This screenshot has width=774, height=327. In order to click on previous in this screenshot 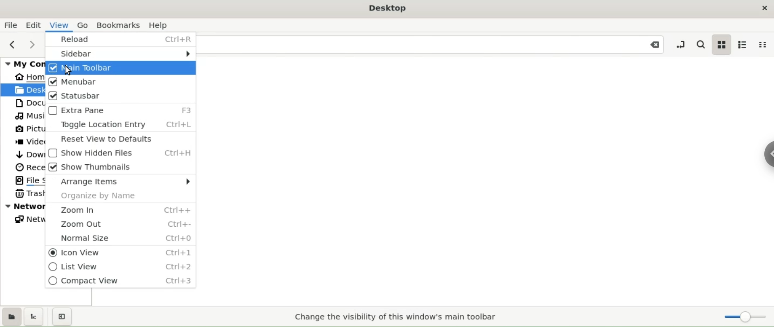, I will do `click(11, 45)`.